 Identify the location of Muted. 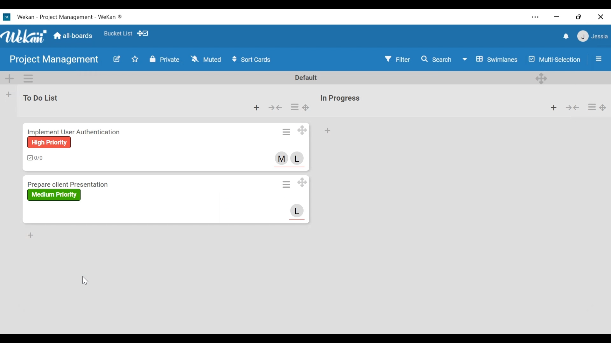
(206, 59).